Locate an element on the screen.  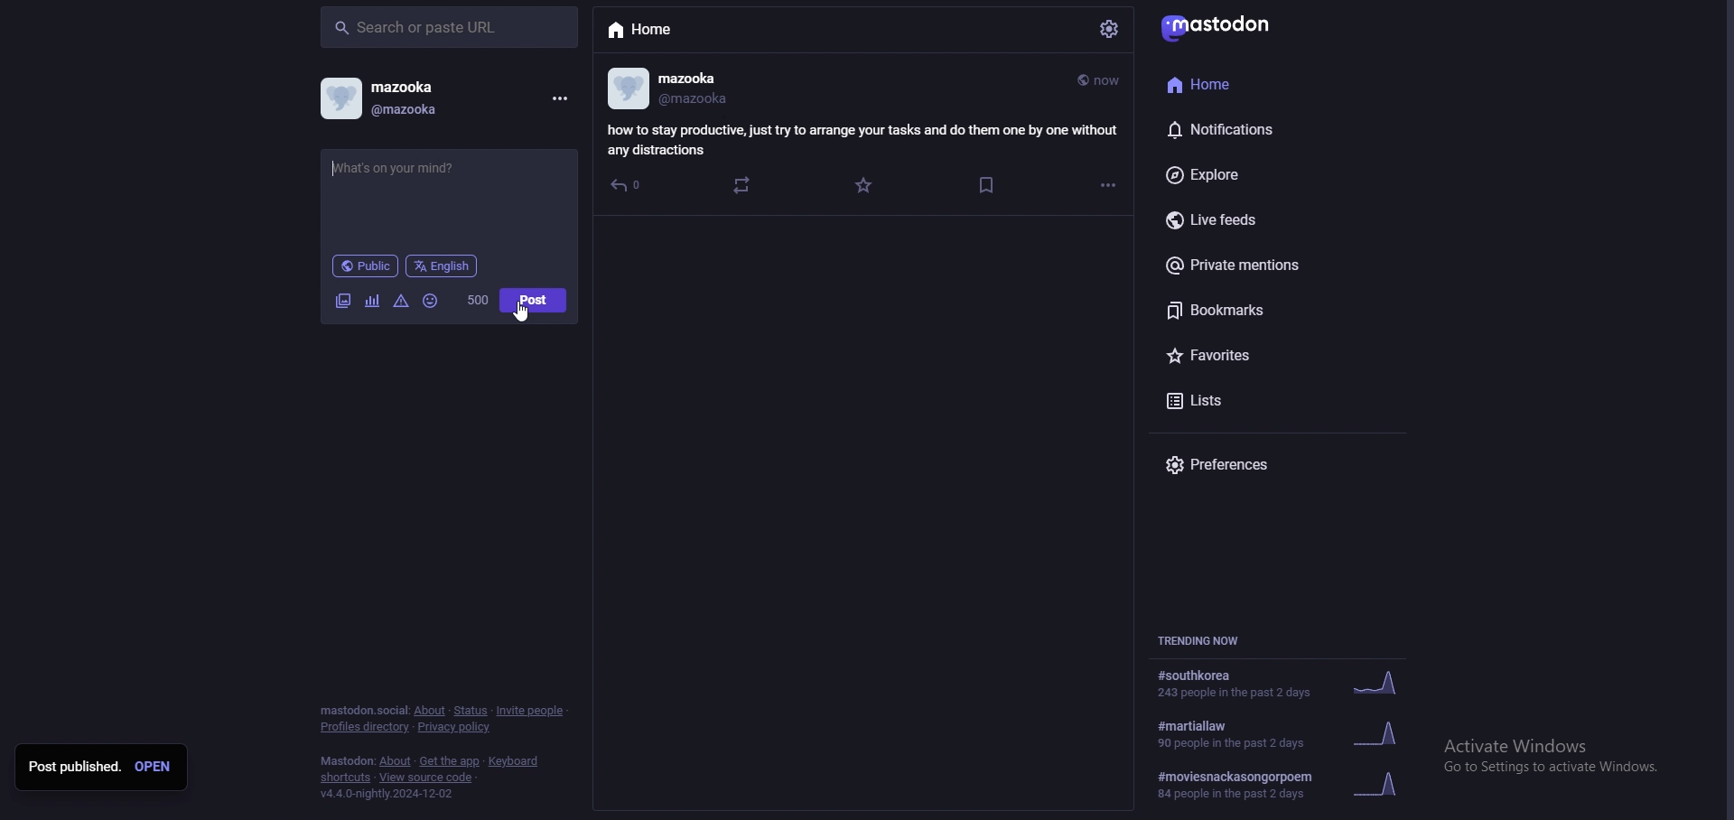
@mazooka is located at coordinates (700, 99).